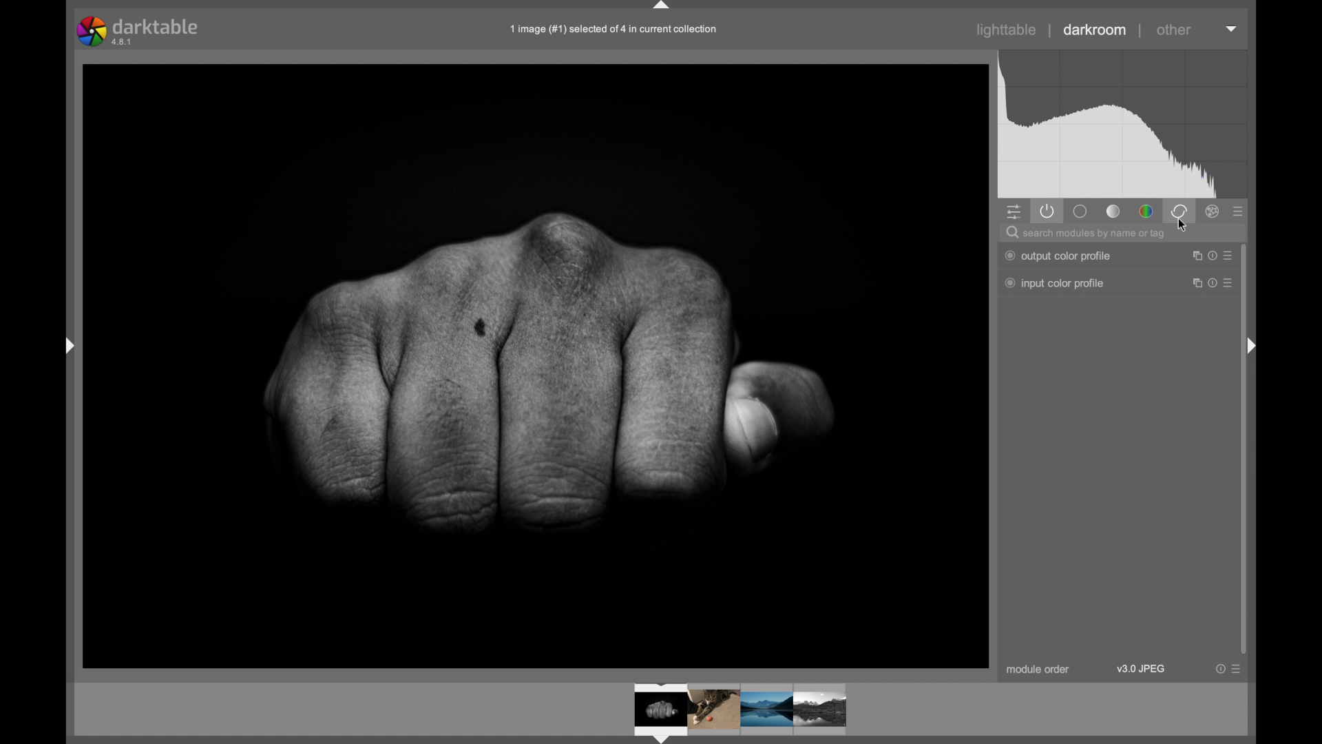 Image resolution: width=1322 pixels, height=744 pixels. Describe the element at coordinates (1122, 125) in the screenshot. I see `histogram` at that location.